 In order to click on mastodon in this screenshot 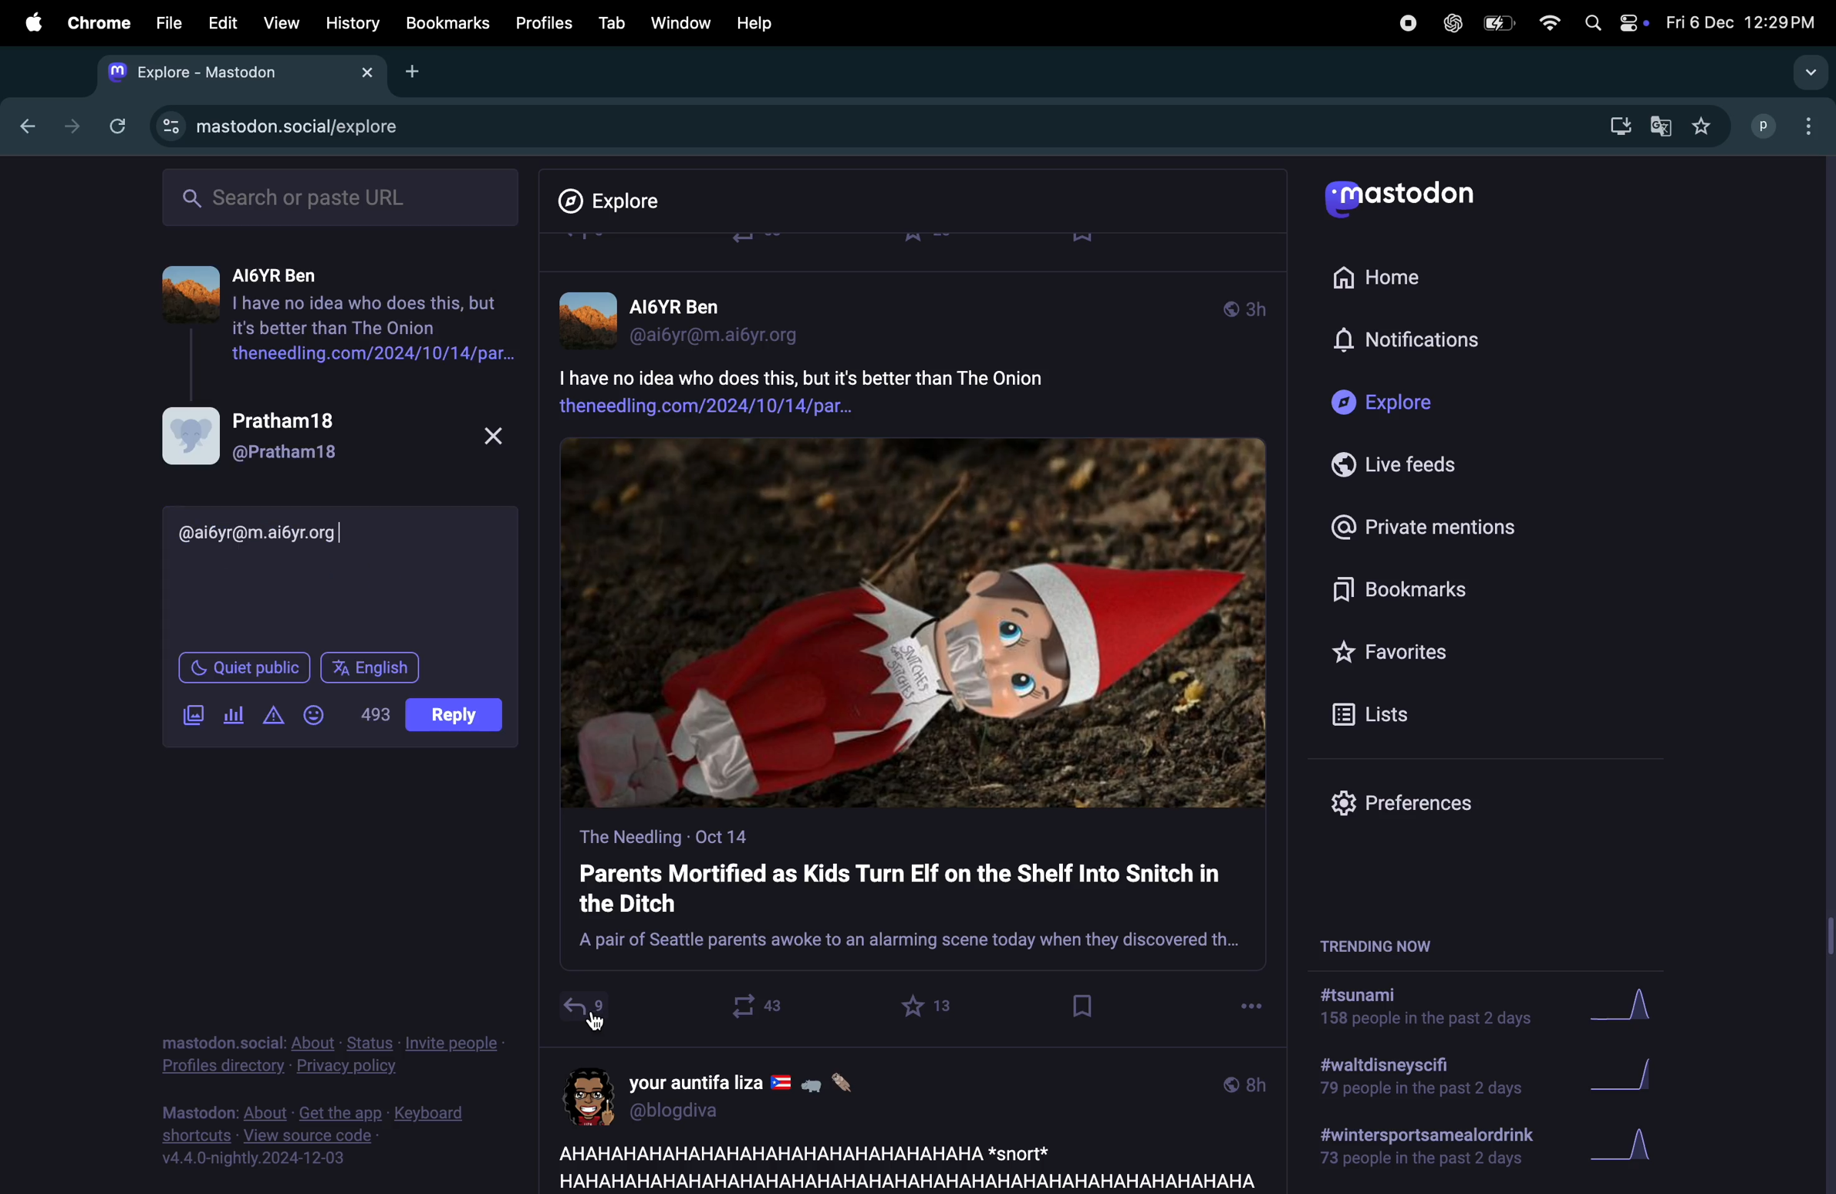, I will do `click(1407, 201)`.